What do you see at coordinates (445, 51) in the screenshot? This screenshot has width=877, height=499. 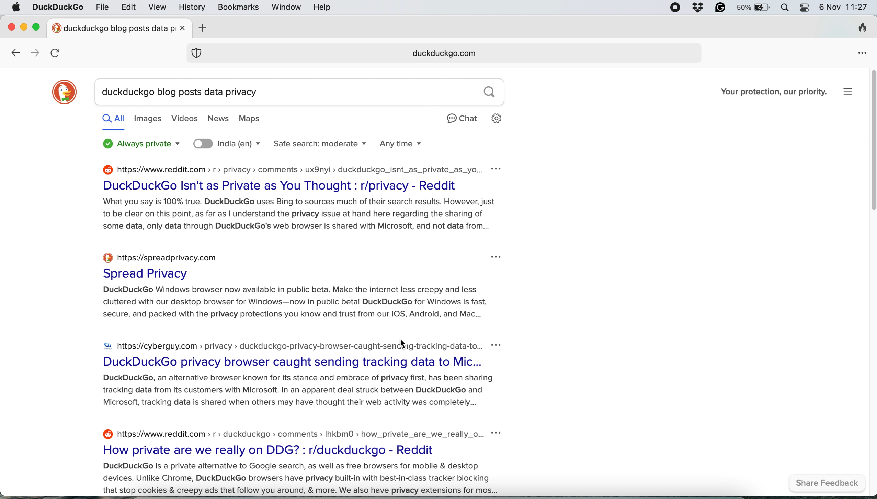 I see `open website` at bounding box center [445, 51].